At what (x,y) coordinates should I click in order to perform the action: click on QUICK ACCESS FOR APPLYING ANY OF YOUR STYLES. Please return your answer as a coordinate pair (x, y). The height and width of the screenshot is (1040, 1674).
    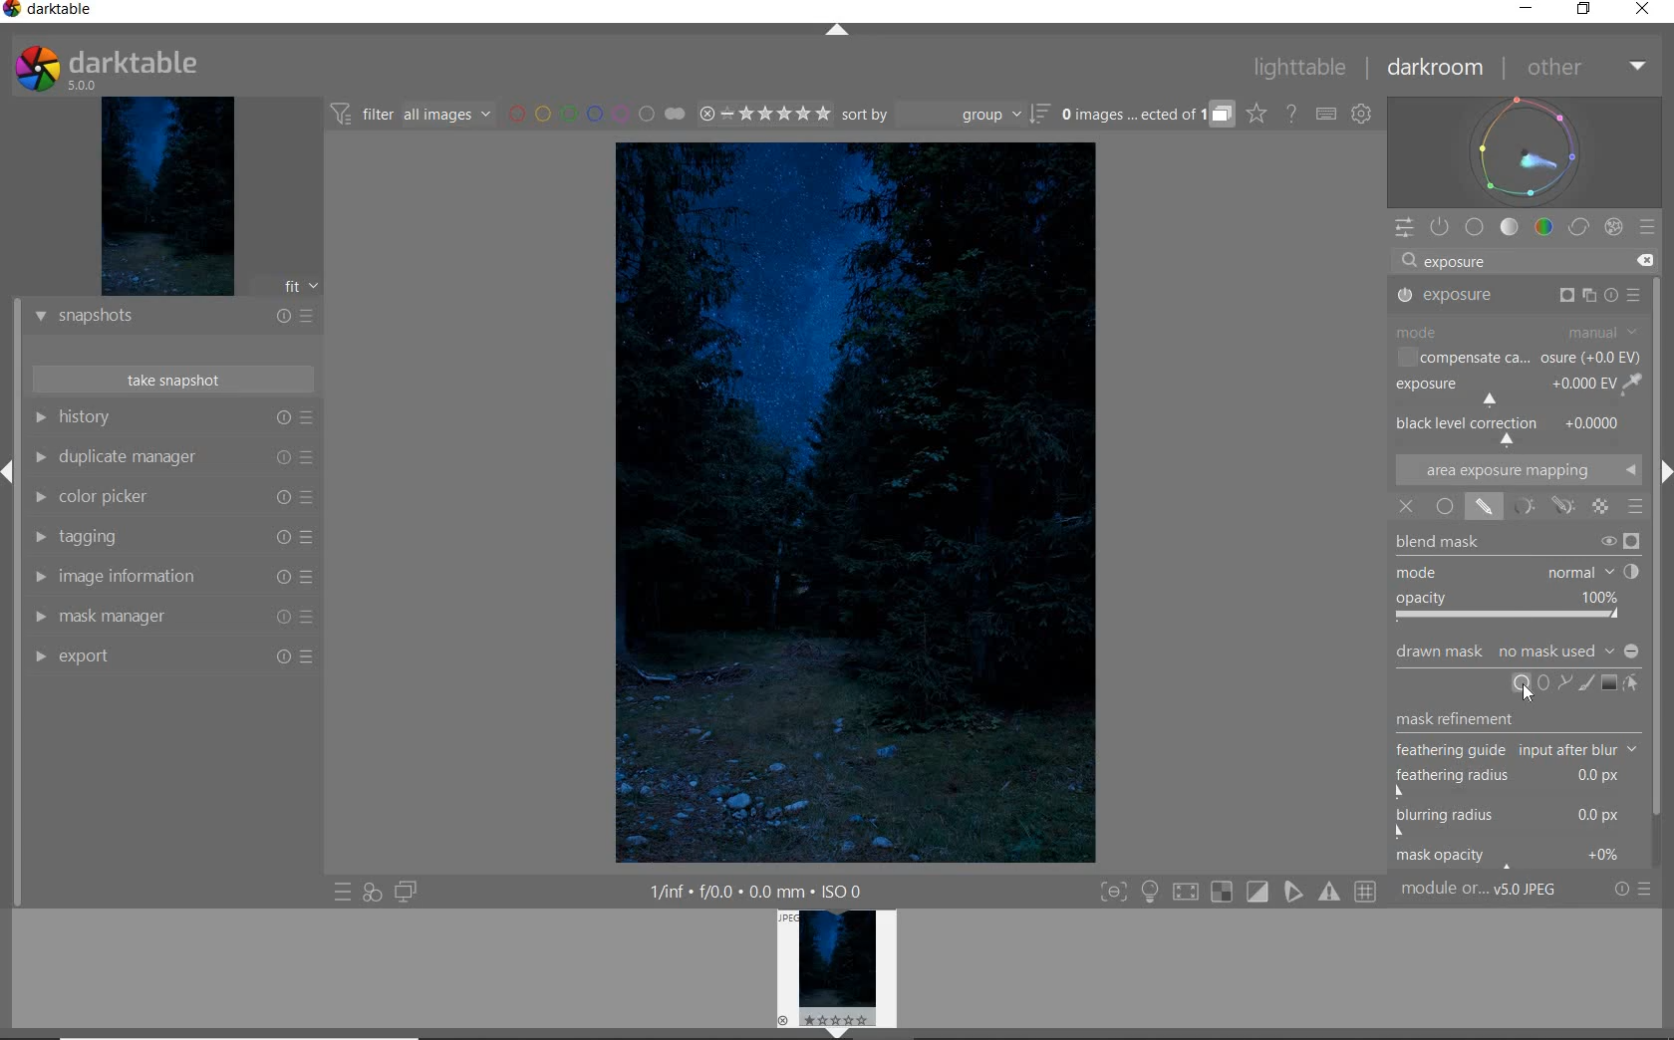
    Looking at the image, I should click on (371, 894).